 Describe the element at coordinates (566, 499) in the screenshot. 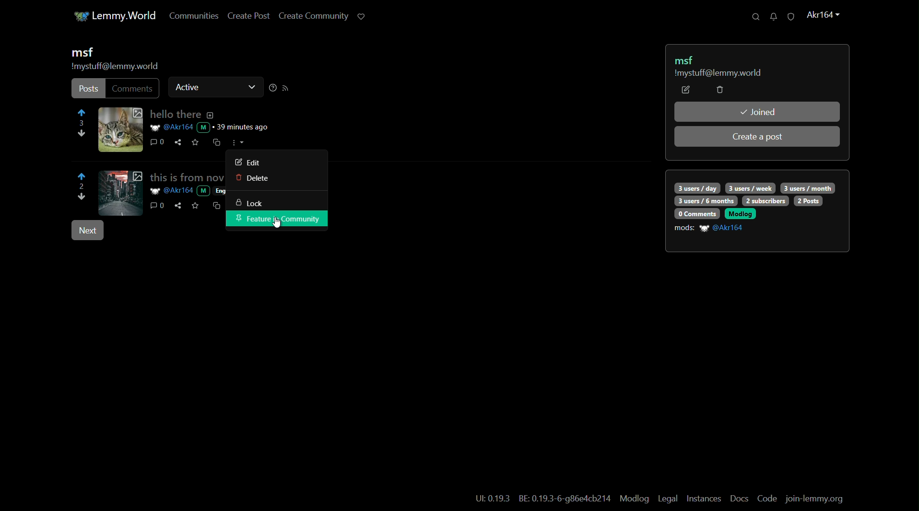

I see `text` at that location.